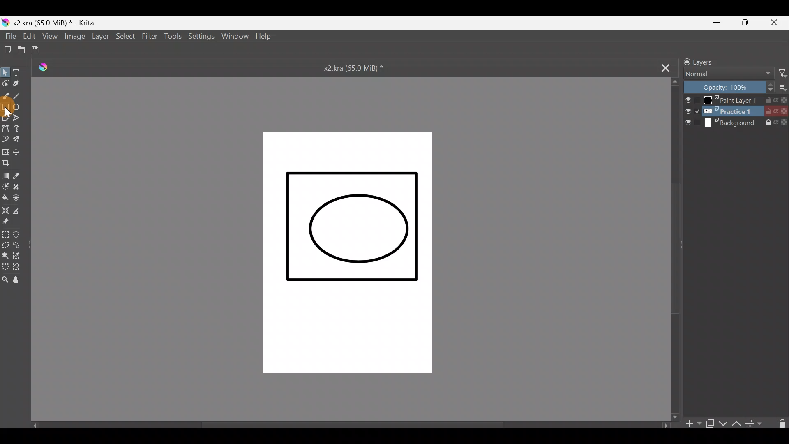 This screenshot has height=444, width=789. I want to click on Line tool, so click(21, 97).